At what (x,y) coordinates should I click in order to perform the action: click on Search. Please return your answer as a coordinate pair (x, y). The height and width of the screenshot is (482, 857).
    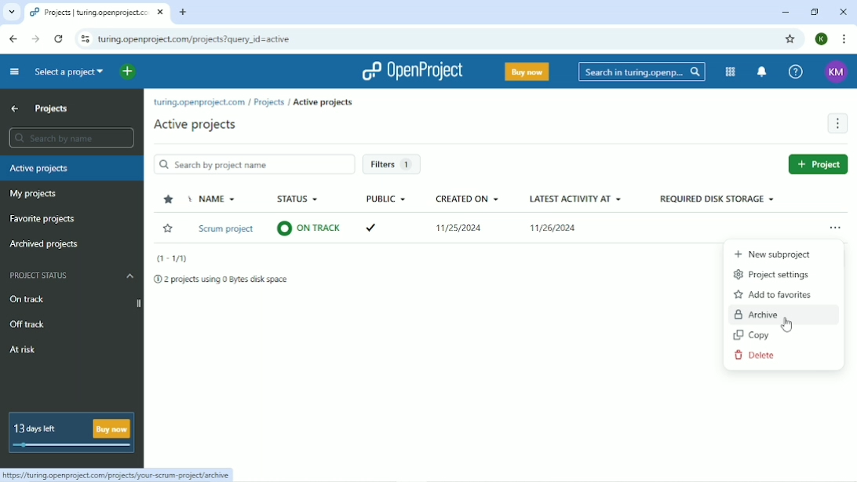
    Looking at the image, I should click on (640, 71).